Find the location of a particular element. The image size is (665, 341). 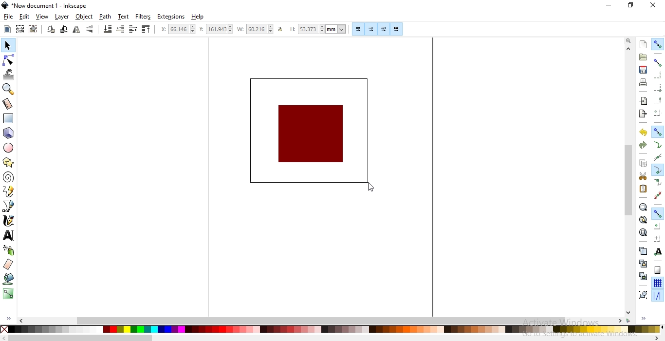

move patterns along with objects is located at coordinates (396, 29).